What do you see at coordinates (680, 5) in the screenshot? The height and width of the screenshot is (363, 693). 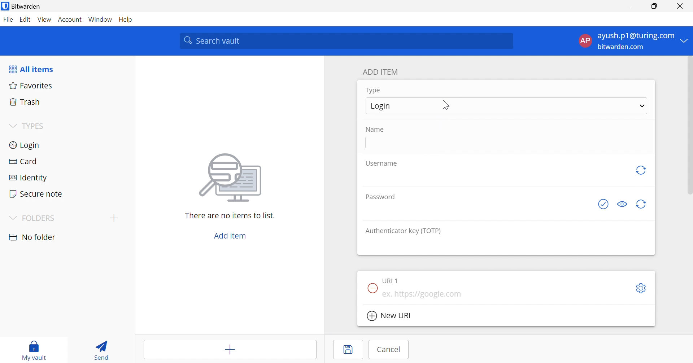 I see `Close` at bounding box center [680, 5].